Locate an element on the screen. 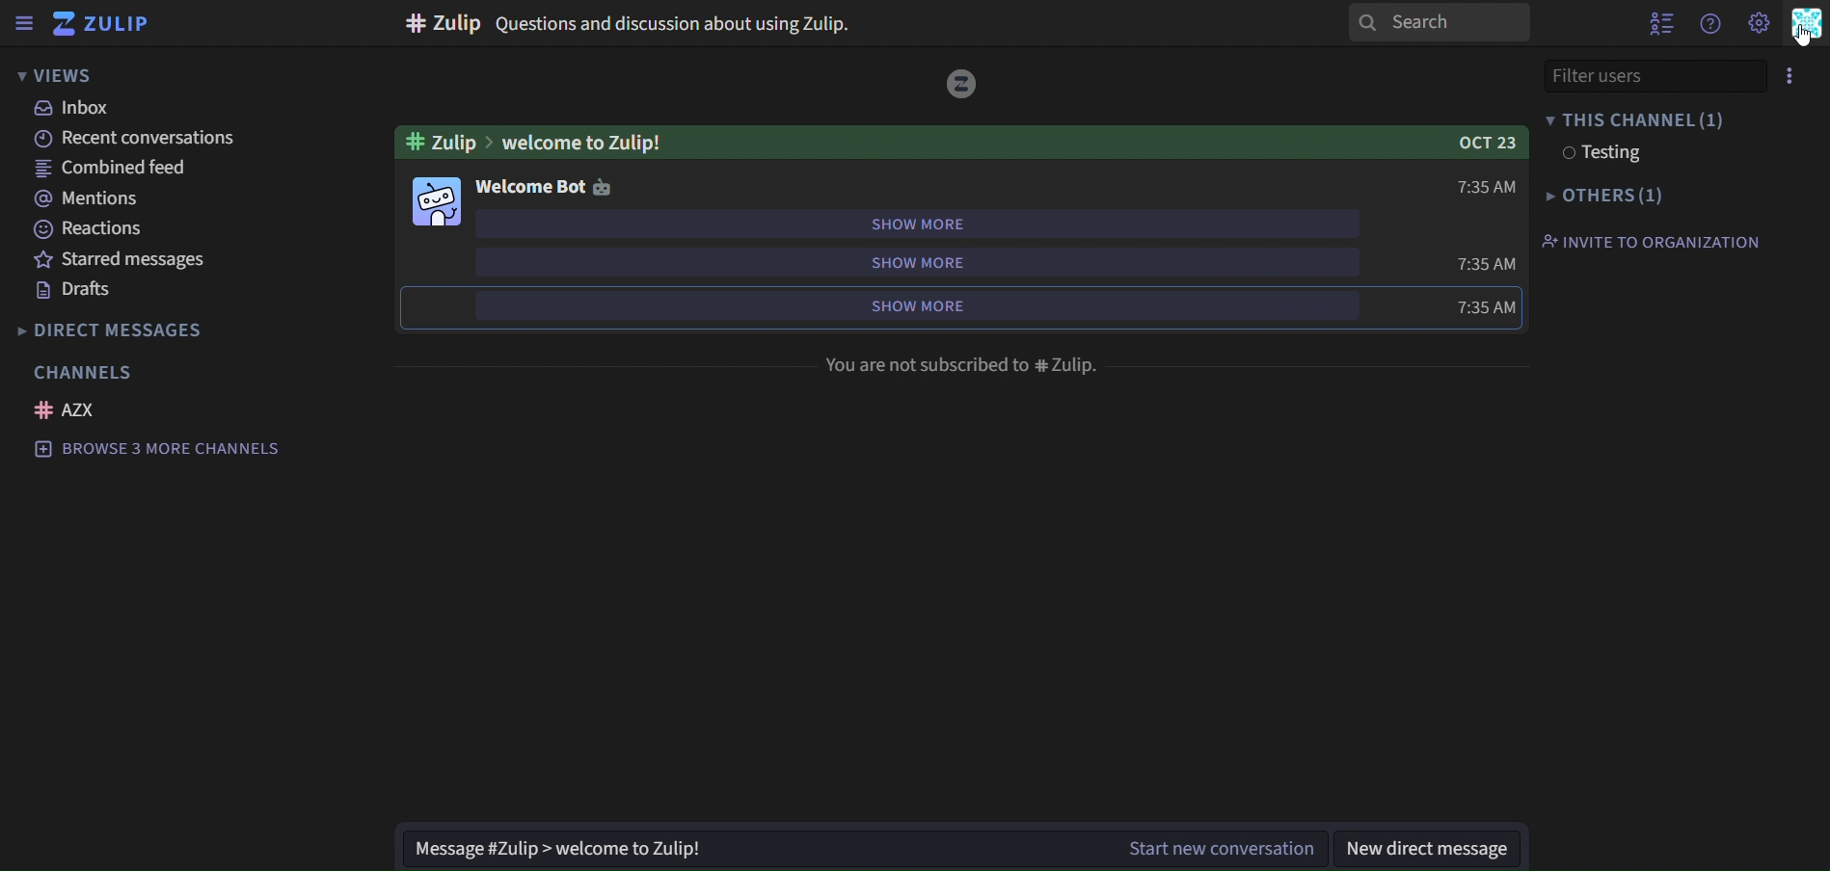 The image size is (1830, 871). new direct message is located at coordinates (1429, 848).